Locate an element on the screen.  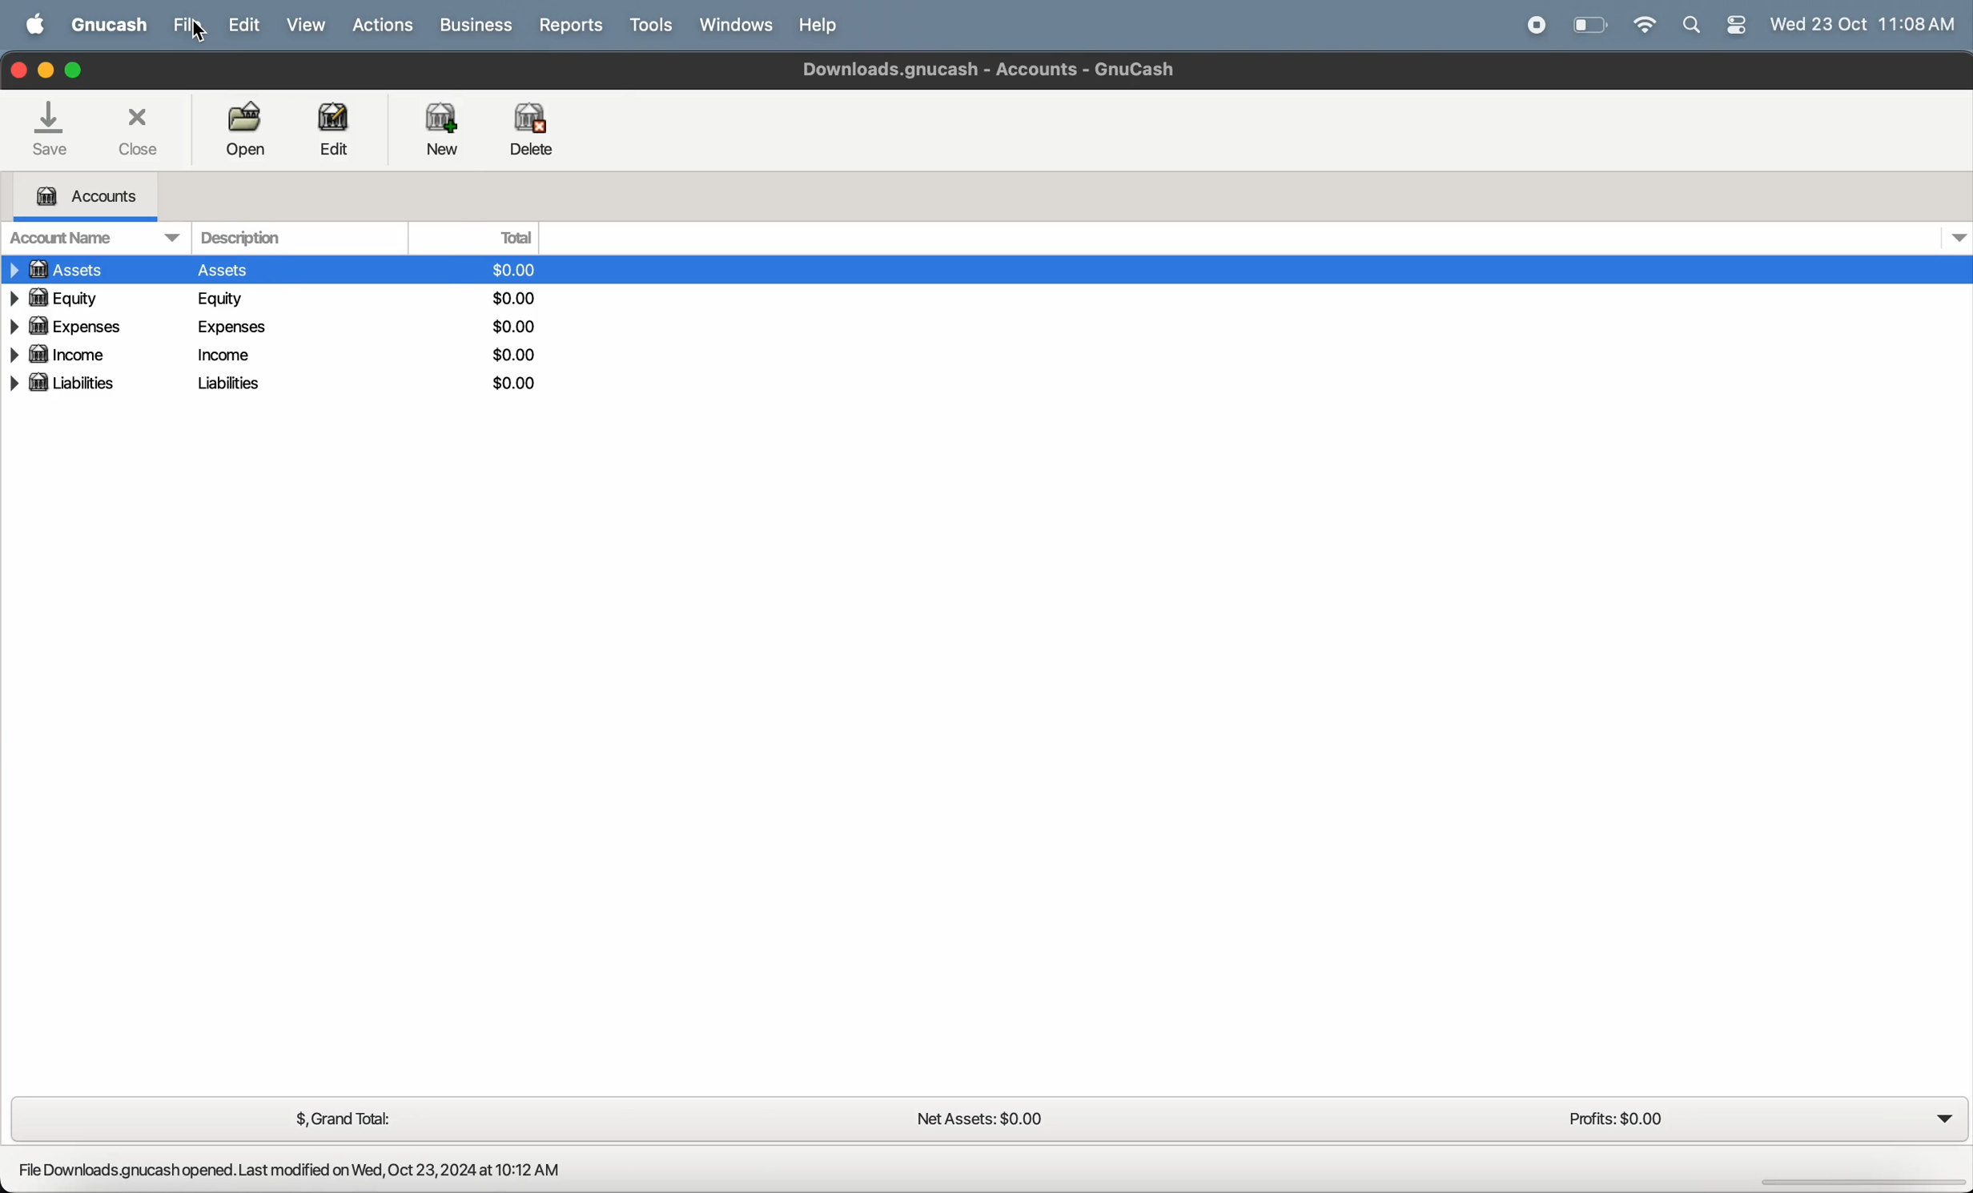
equity is located at coordinates (223, 303).